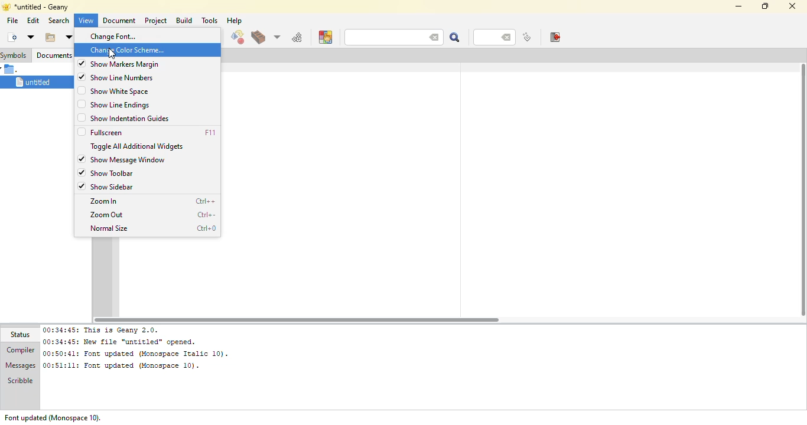  I want to click on show white space, so click(121, 91).